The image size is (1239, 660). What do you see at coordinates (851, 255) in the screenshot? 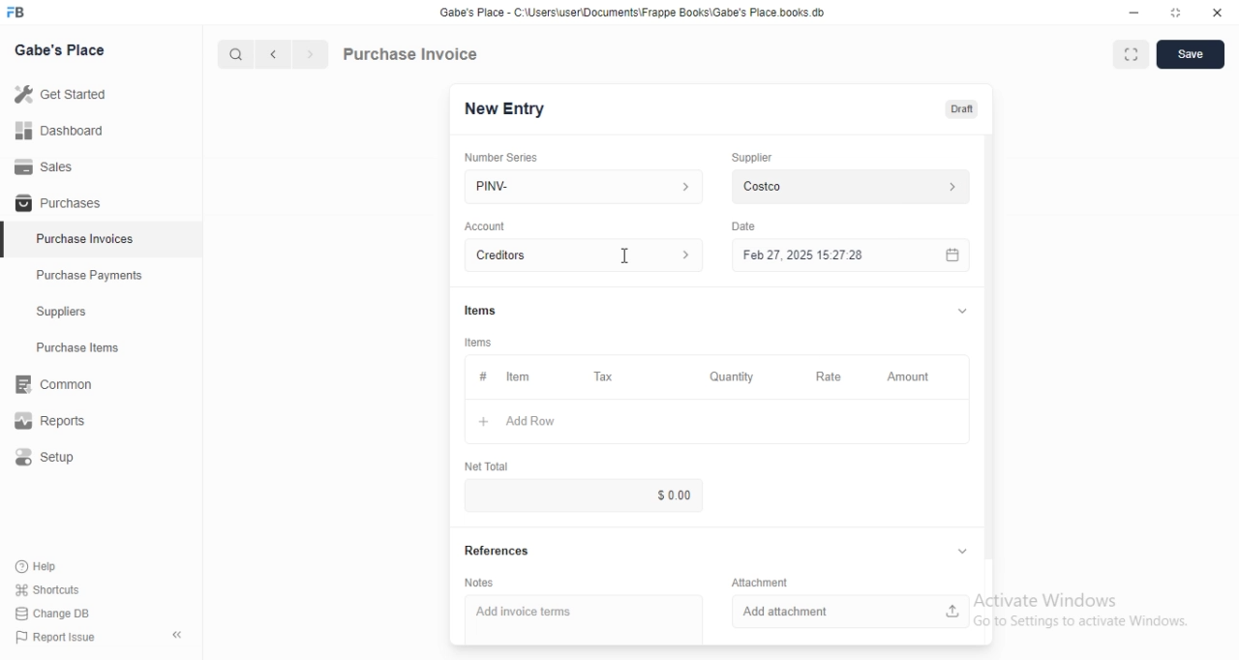
I see `Feb 27, 2025 15:27:28` at bounding box center [851, 255].